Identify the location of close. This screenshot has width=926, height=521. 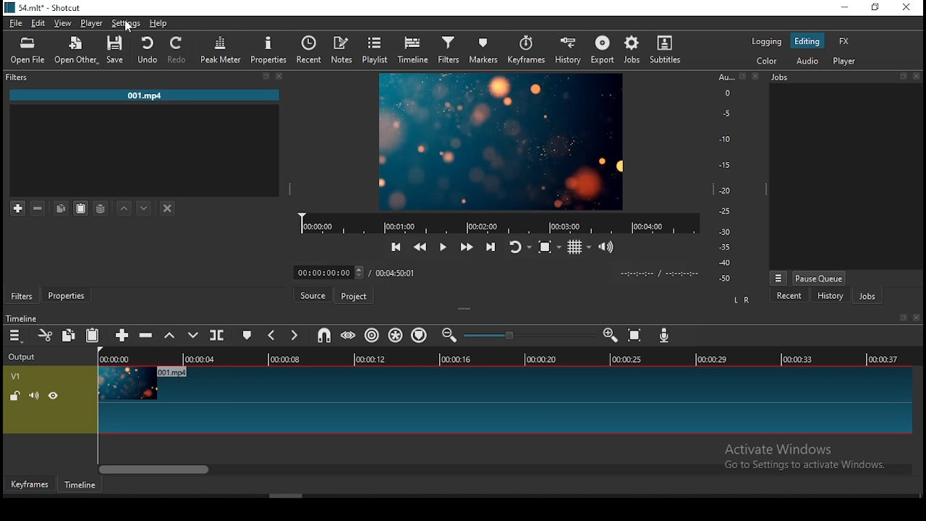
(757, 76).